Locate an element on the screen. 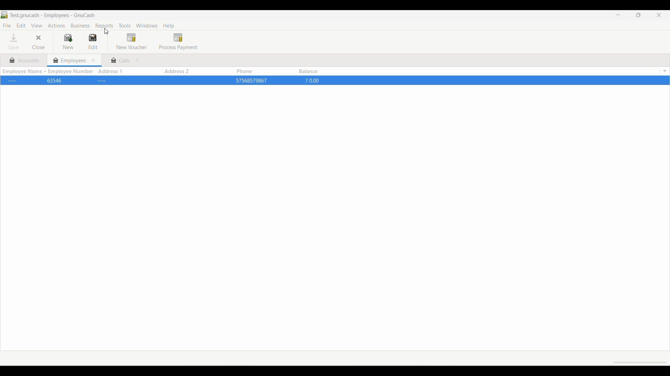 The width and height of the screenshot is (670, 376). Process payment is located at coordinates (179, 41).